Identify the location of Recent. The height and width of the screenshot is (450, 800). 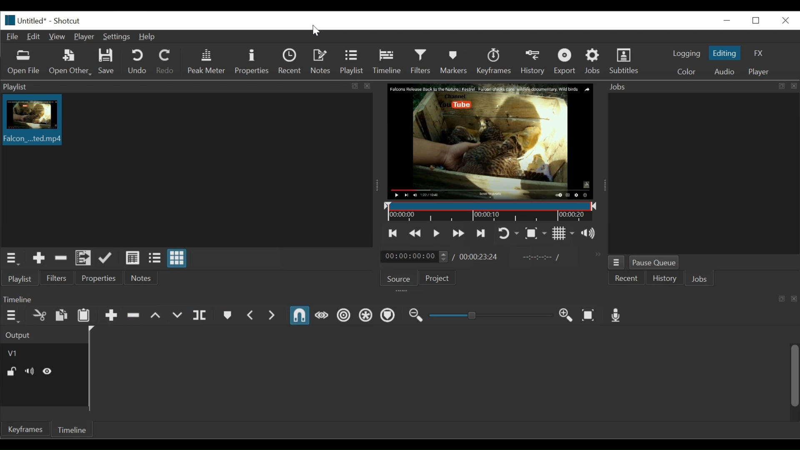
(291, 61).